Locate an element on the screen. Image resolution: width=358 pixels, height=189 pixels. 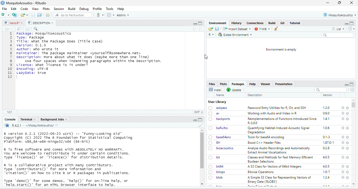
open an existing file is located at coordinates (24, 15).